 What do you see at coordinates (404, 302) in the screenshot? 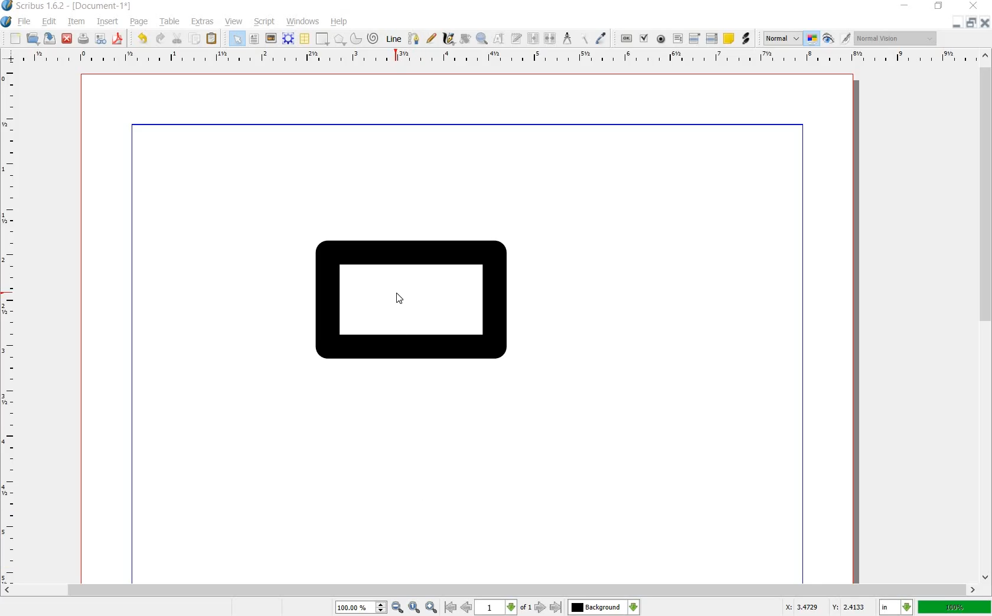
I see `Pointer` at bounding box center [404, 302].